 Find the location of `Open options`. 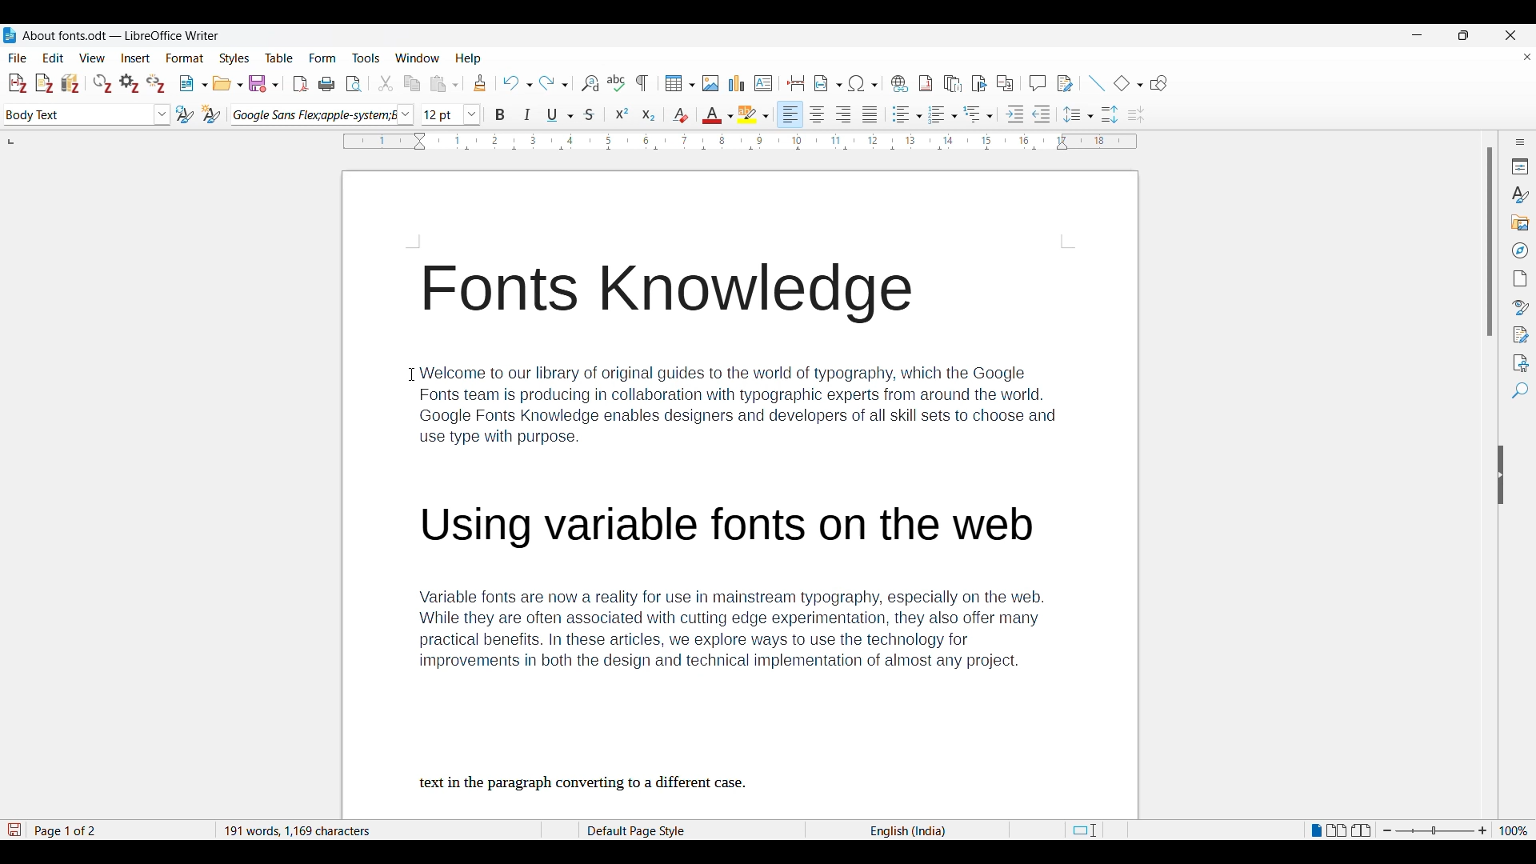

Open options is located at coordinates (227, 83).